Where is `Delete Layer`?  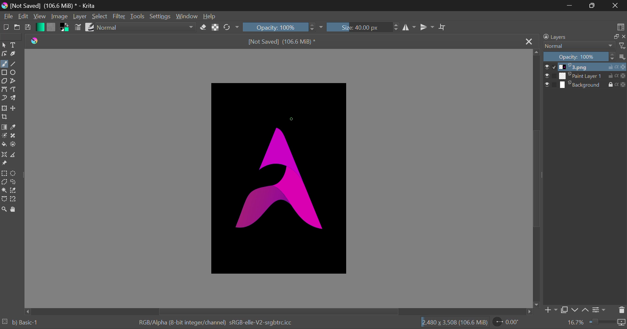 Delete Layer is located at coordinates (621, 310).